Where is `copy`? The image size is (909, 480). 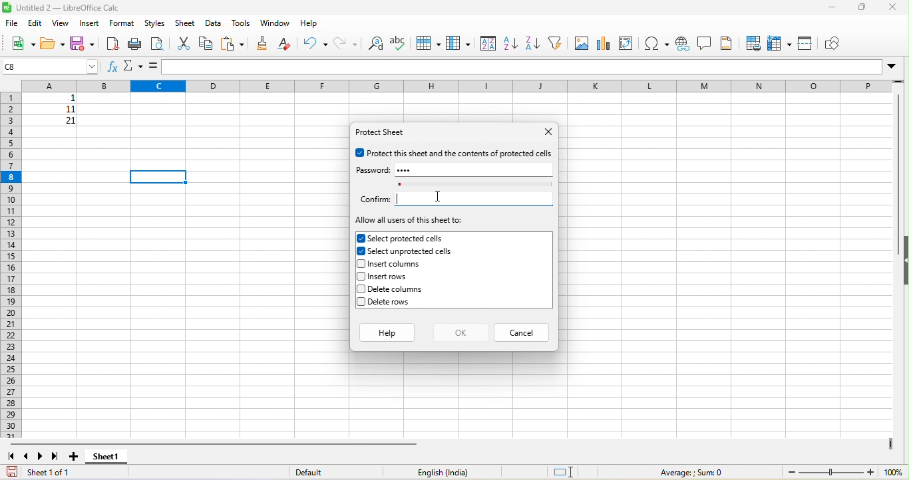 copy is located at coordinates (206, 45).